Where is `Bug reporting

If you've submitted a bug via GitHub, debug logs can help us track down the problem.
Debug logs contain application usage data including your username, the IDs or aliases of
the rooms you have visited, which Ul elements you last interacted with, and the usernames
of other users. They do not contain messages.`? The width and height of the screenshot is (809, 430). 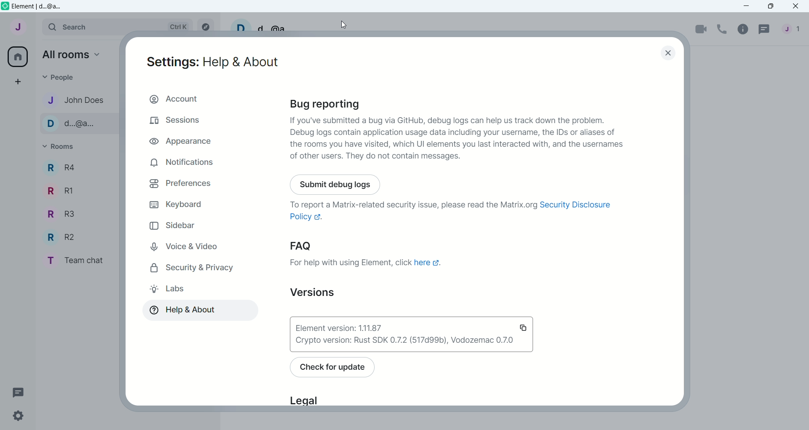 Bug reporting

If you've submitted a bug via GitHub, debug logs can help us track down the problem.
Debug logs contain application usage data including your username, the IDs or aliases of
the rooms you have visited, which Ul elements you last interacted with, and the usernames
of other users. They do not contain messages. is located at coordinates (461, 129).